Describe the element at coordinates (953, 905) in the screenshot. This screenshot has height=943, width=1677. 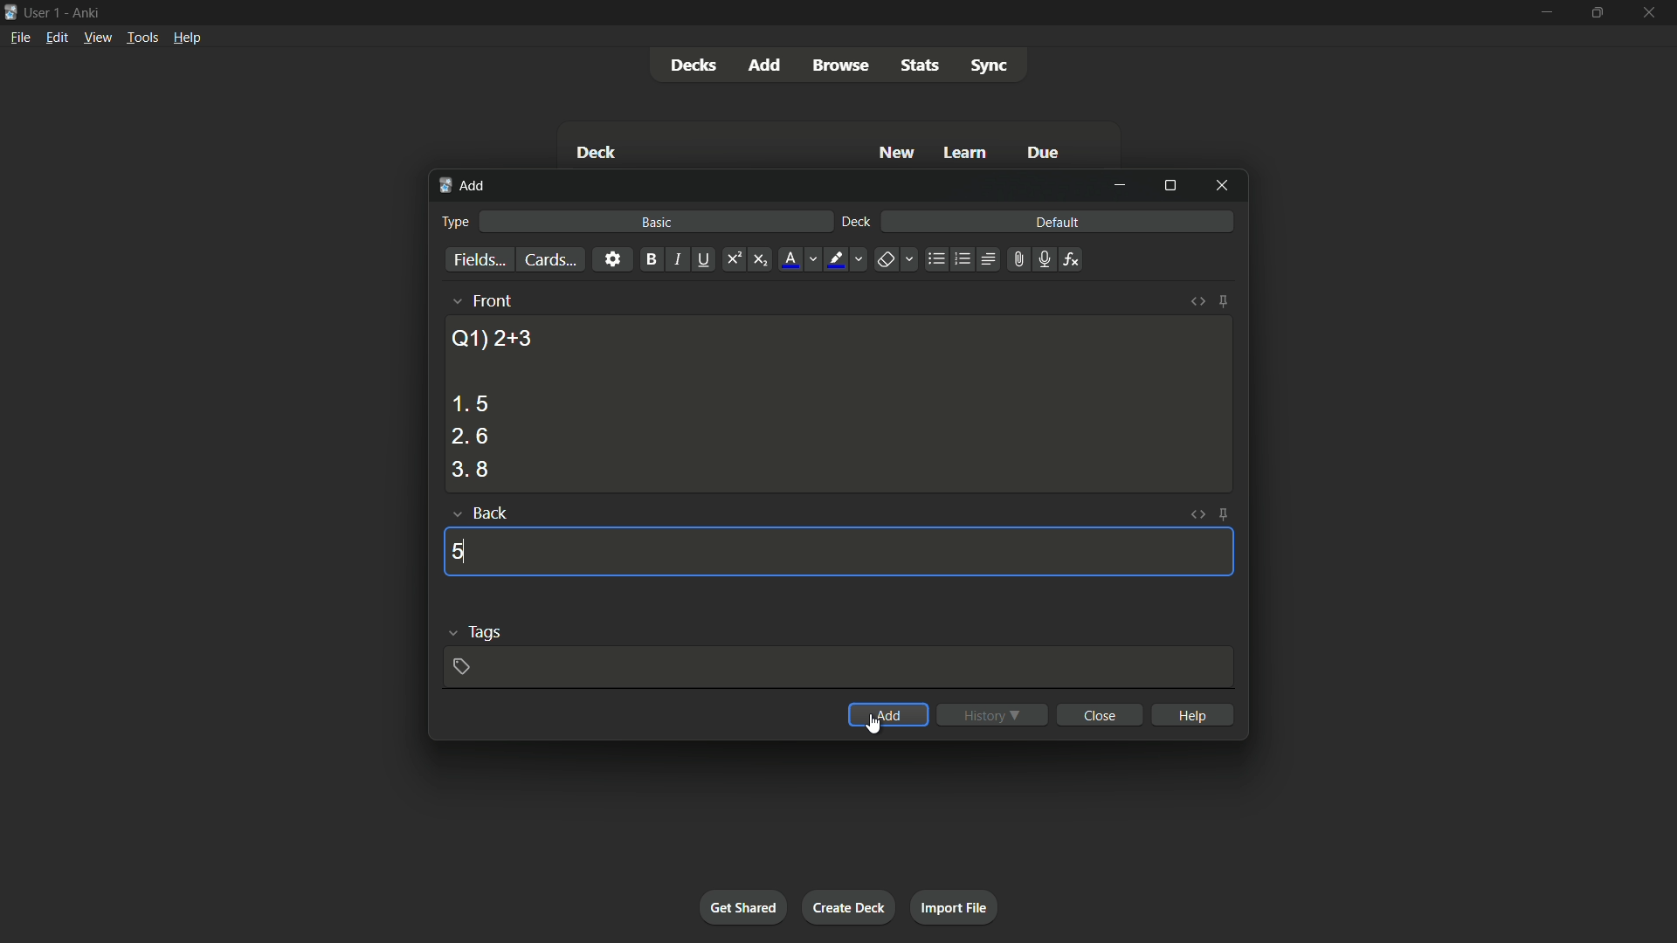
I see `import file` at that location.